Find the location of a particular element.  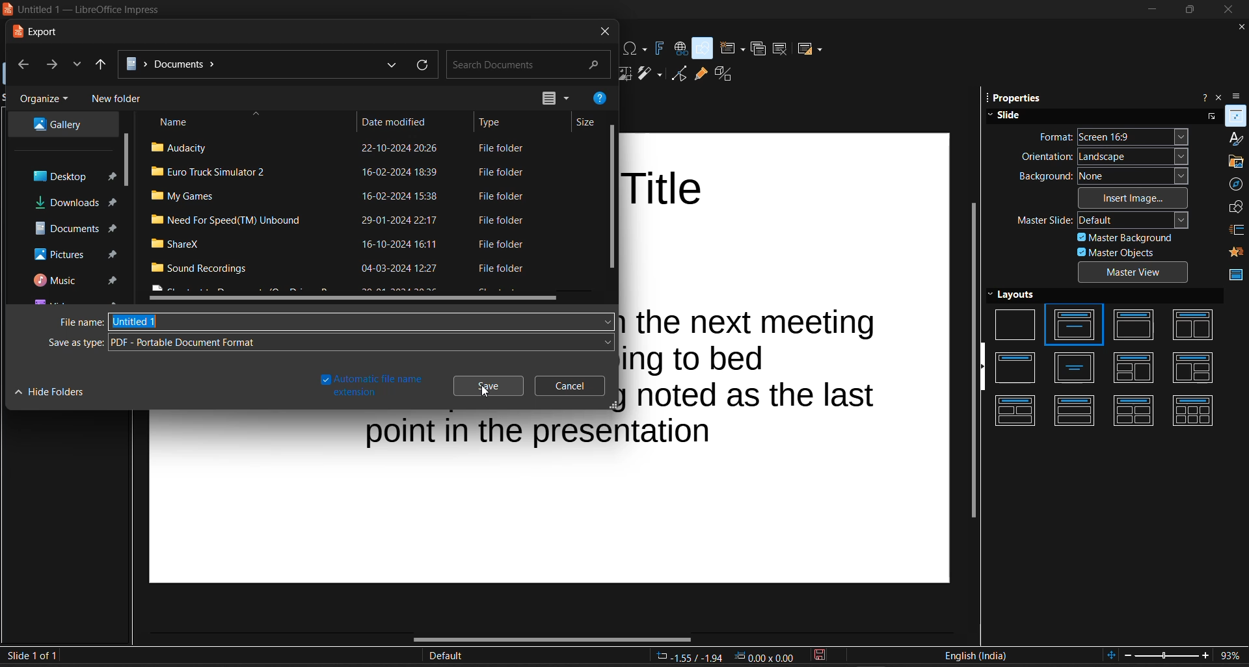

close sidebar deck is located at coordinates (1222, 97).